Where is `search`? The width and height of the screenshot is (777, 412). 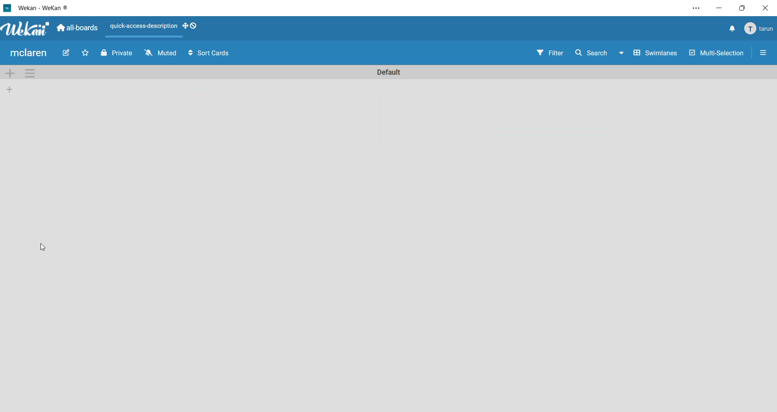 search is located at coordinates (599, 53).